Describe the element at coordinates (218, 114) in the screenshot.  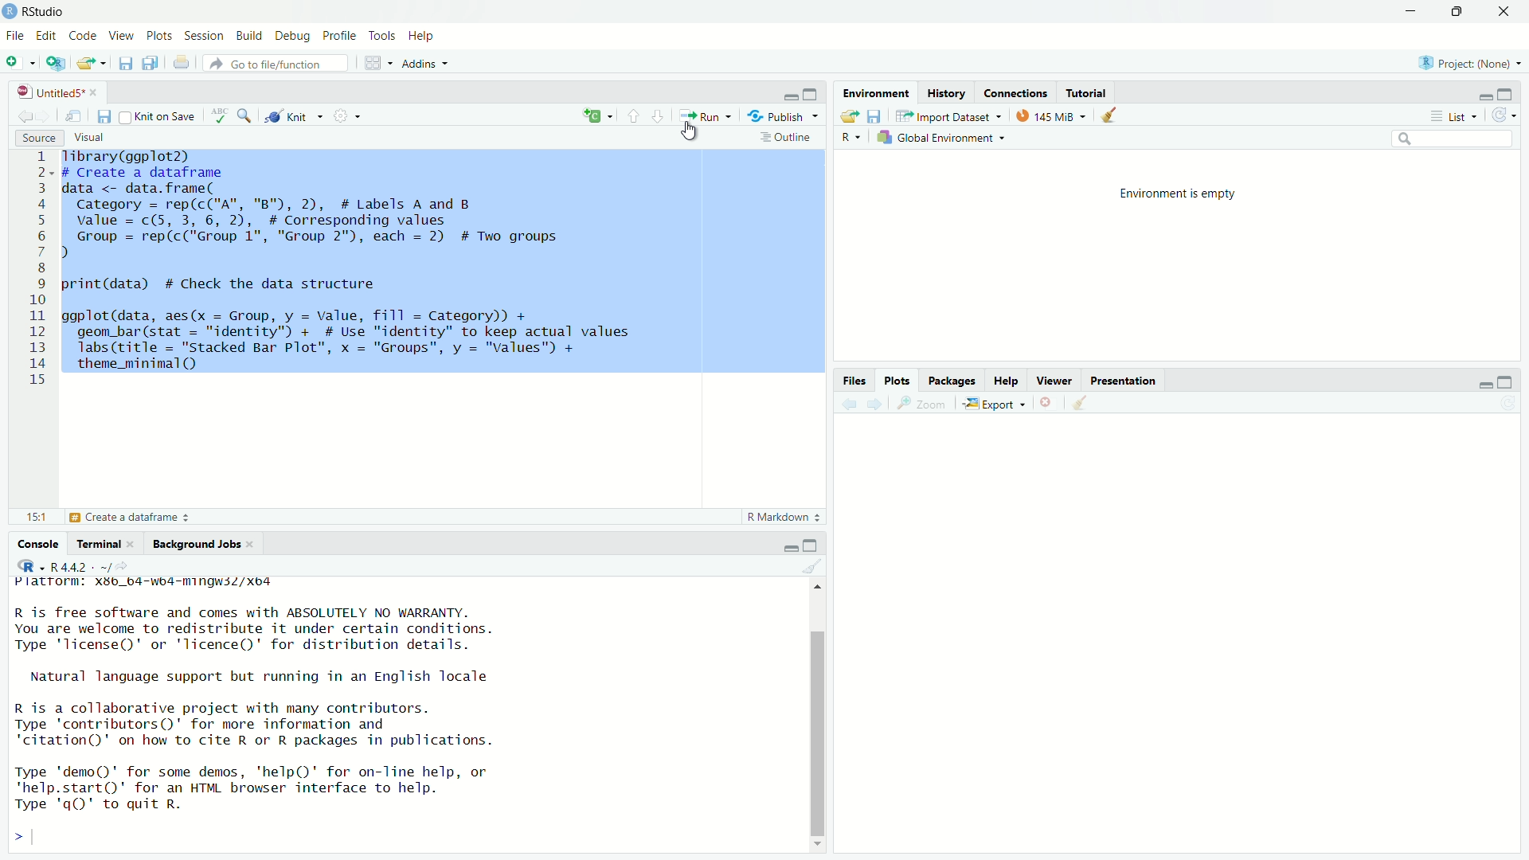
I see `Spell check` at that location.